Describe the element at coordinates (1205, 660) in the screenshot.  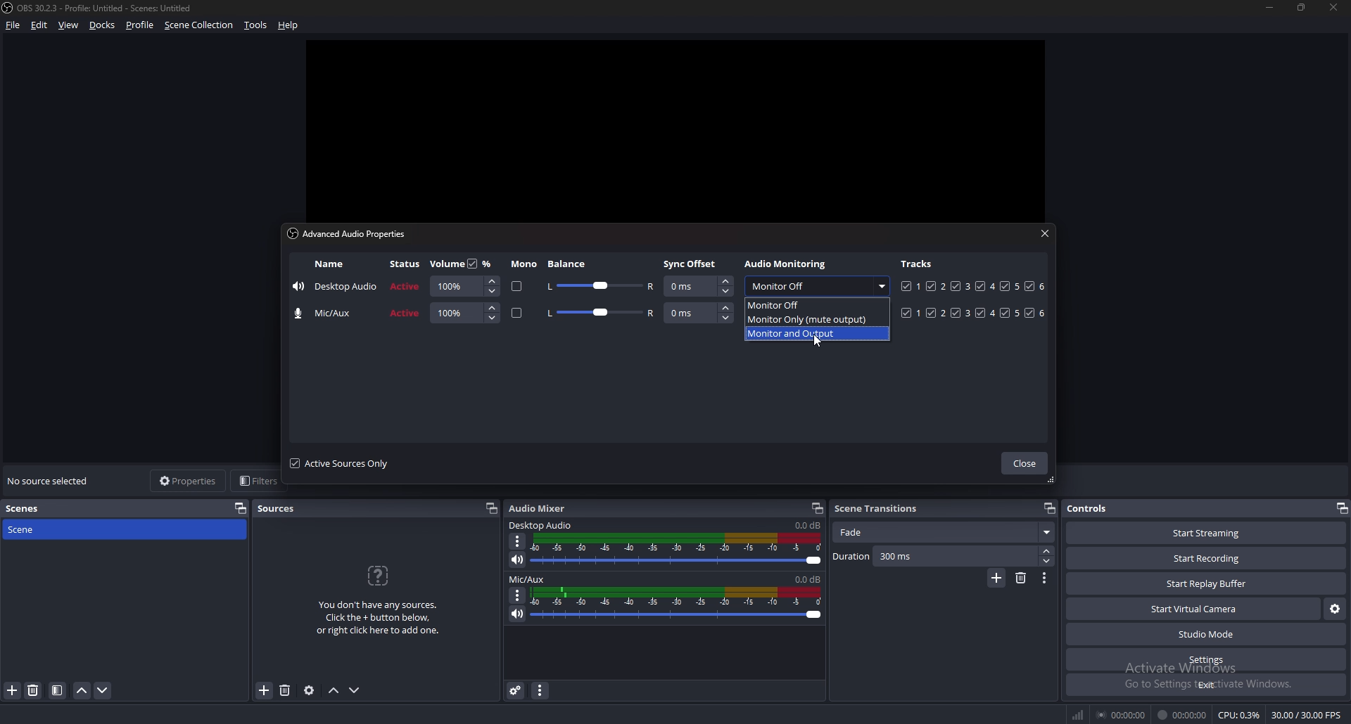
I see `settings` at that location.